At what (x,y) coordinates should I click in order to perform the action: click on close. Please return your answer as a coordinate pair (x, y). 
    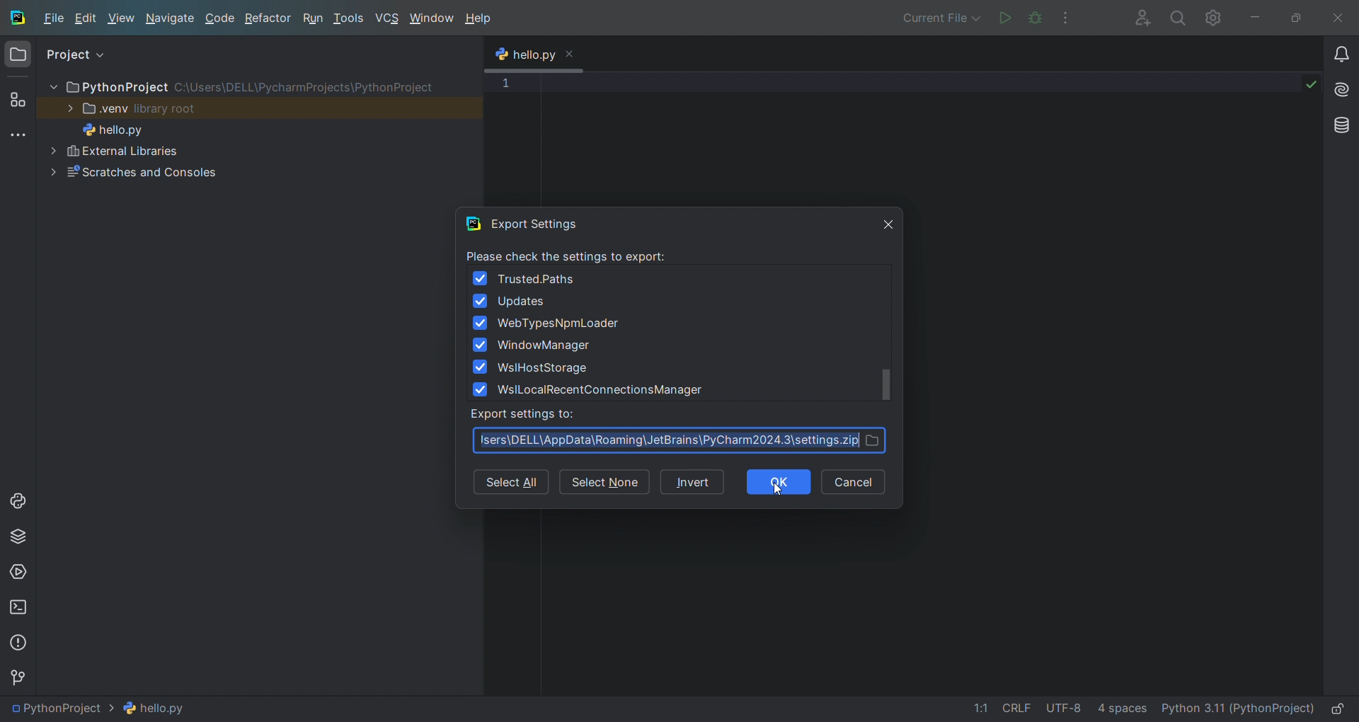
    Looking at the image, I should click on (888, 223).